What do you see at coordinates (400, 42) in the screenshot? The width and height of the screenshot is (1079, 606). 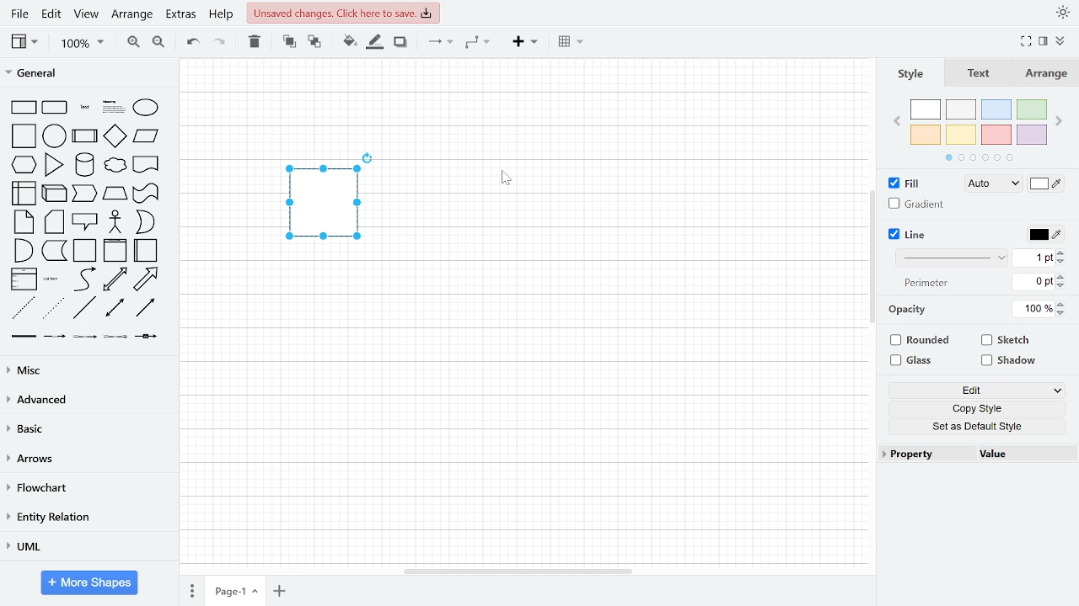 I see `shadow` at bounding box center [400, 42].